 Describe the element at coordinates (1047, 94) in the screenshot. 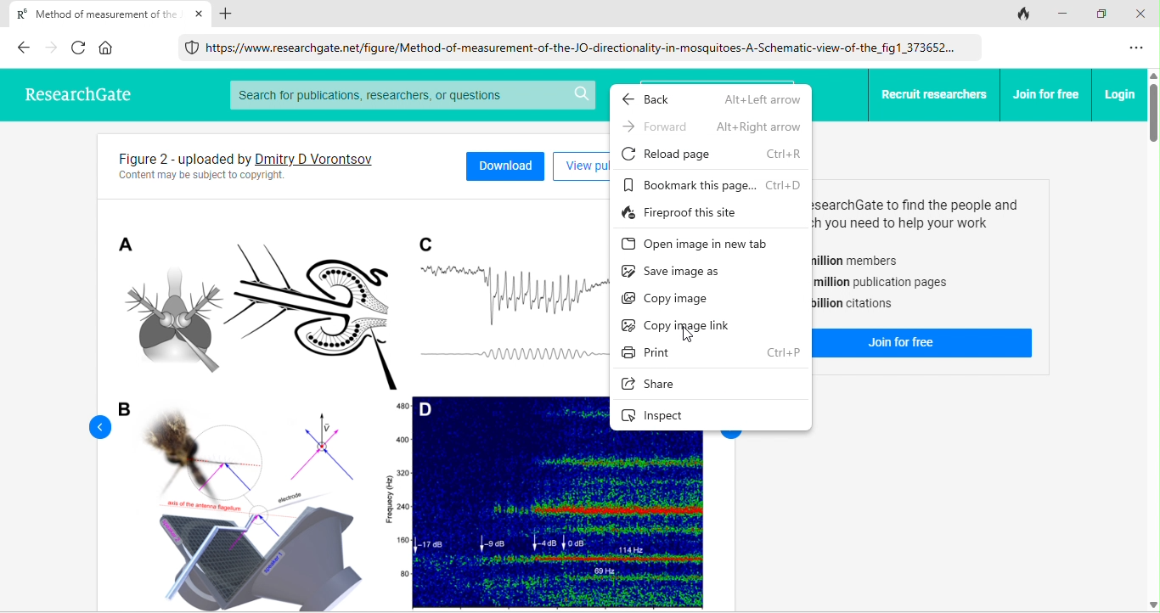

I see `join for free` at that location.